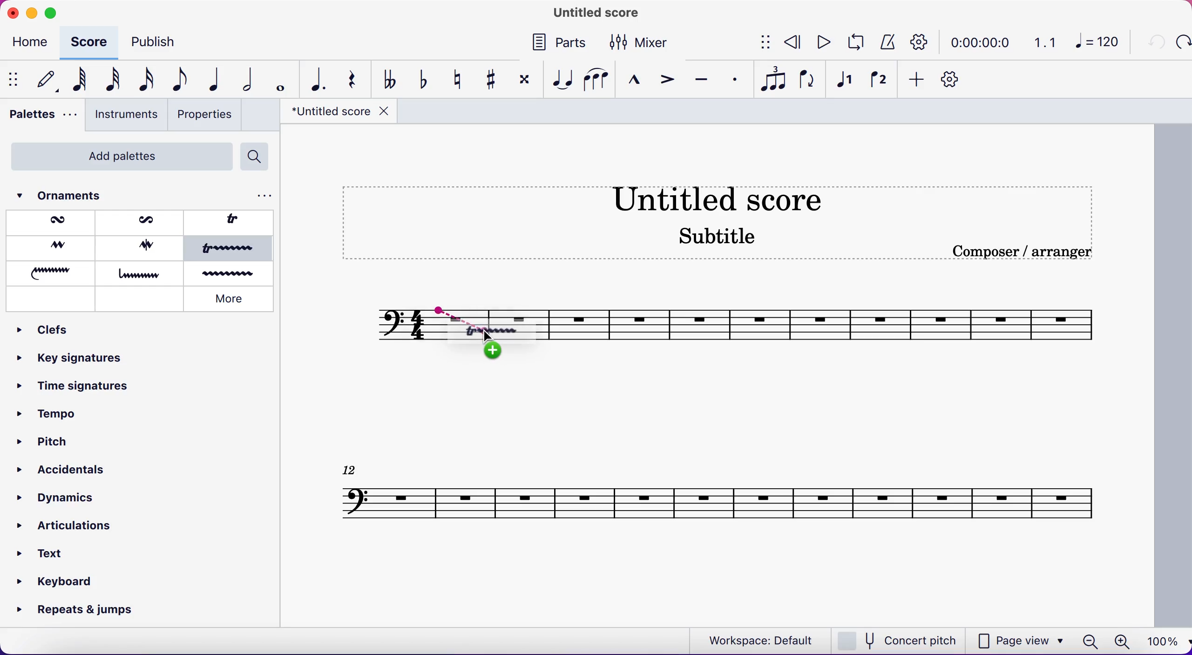 This screenshot has height=655, width=1192. Describe the element at coordinates (917, 81) in the screenshot. I see `add` at that location.